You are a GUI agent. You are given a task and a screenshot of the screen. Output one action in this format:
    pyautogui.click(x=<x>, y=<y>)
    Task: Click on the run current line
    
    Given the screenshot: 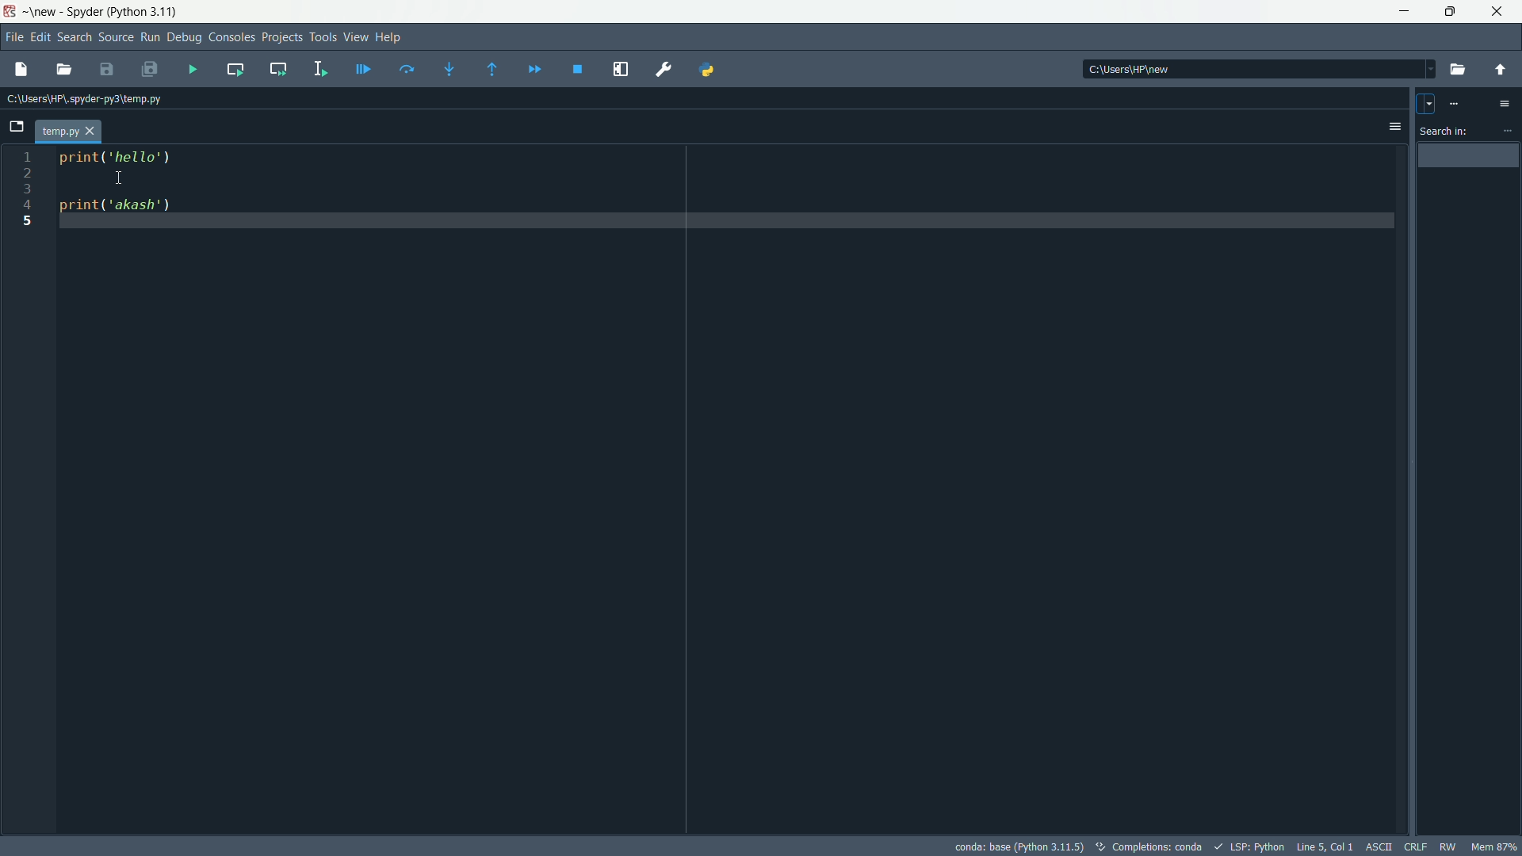 What is the action you would take?
    pyautogui.click(x=407, y=71)
    